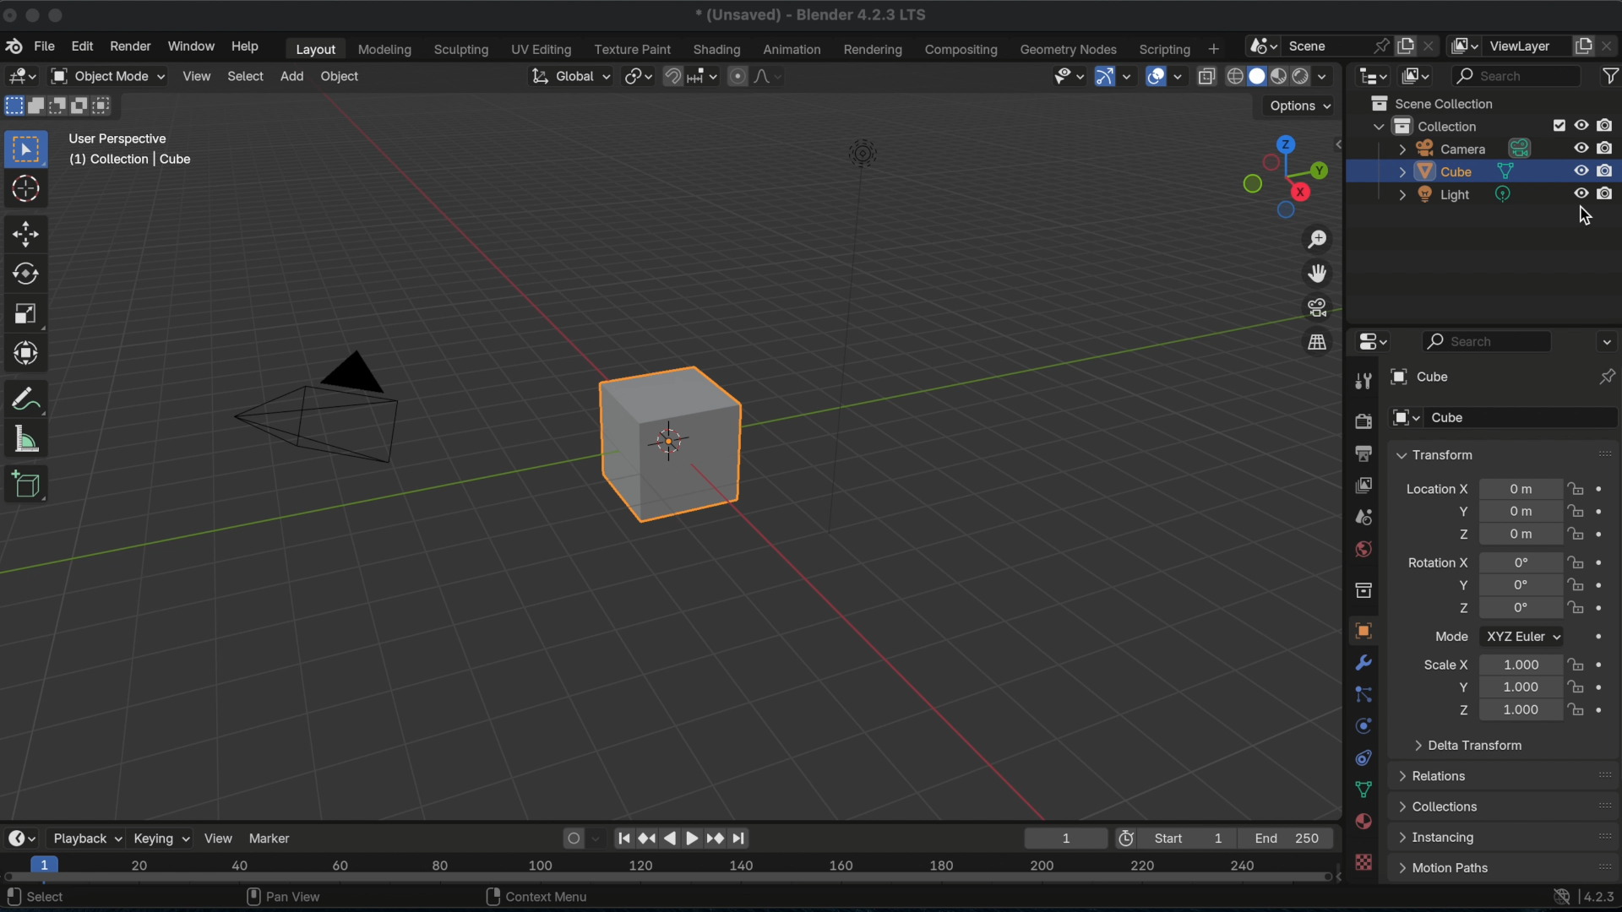 This screenshot has width=1622, height=912. I want to click on editor type, so click(22, 75).